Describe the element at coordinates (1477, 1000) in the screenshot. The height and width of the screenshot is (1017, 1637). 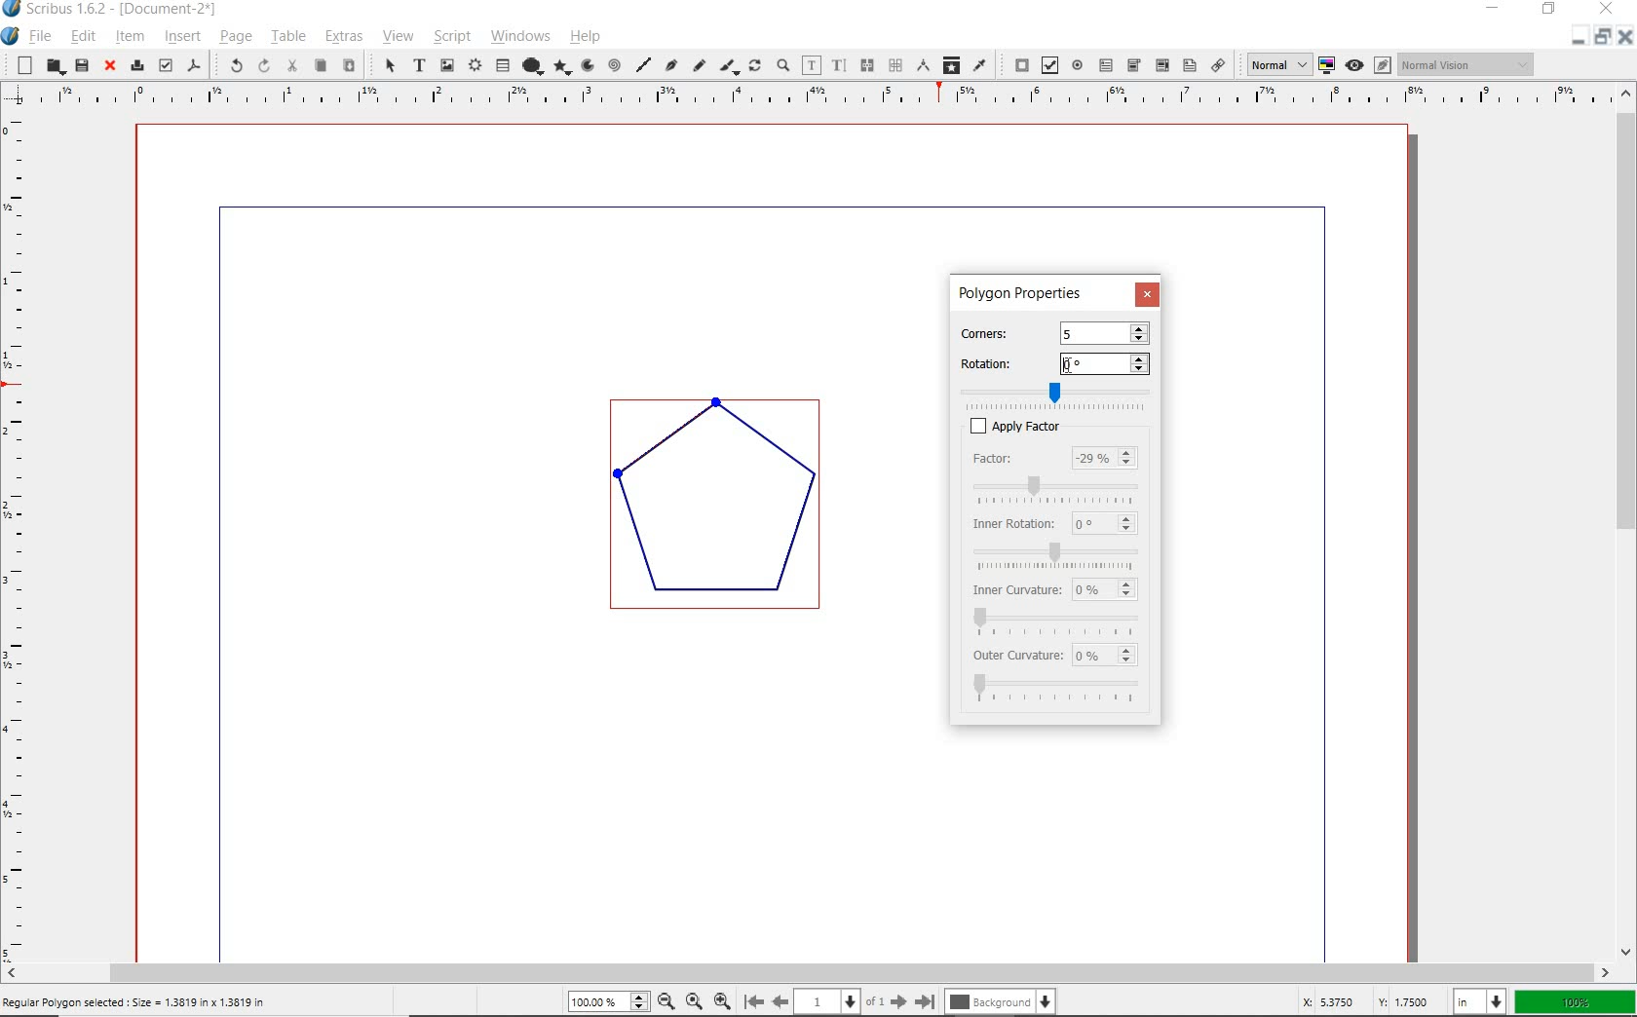
I see `select unit` at that location.